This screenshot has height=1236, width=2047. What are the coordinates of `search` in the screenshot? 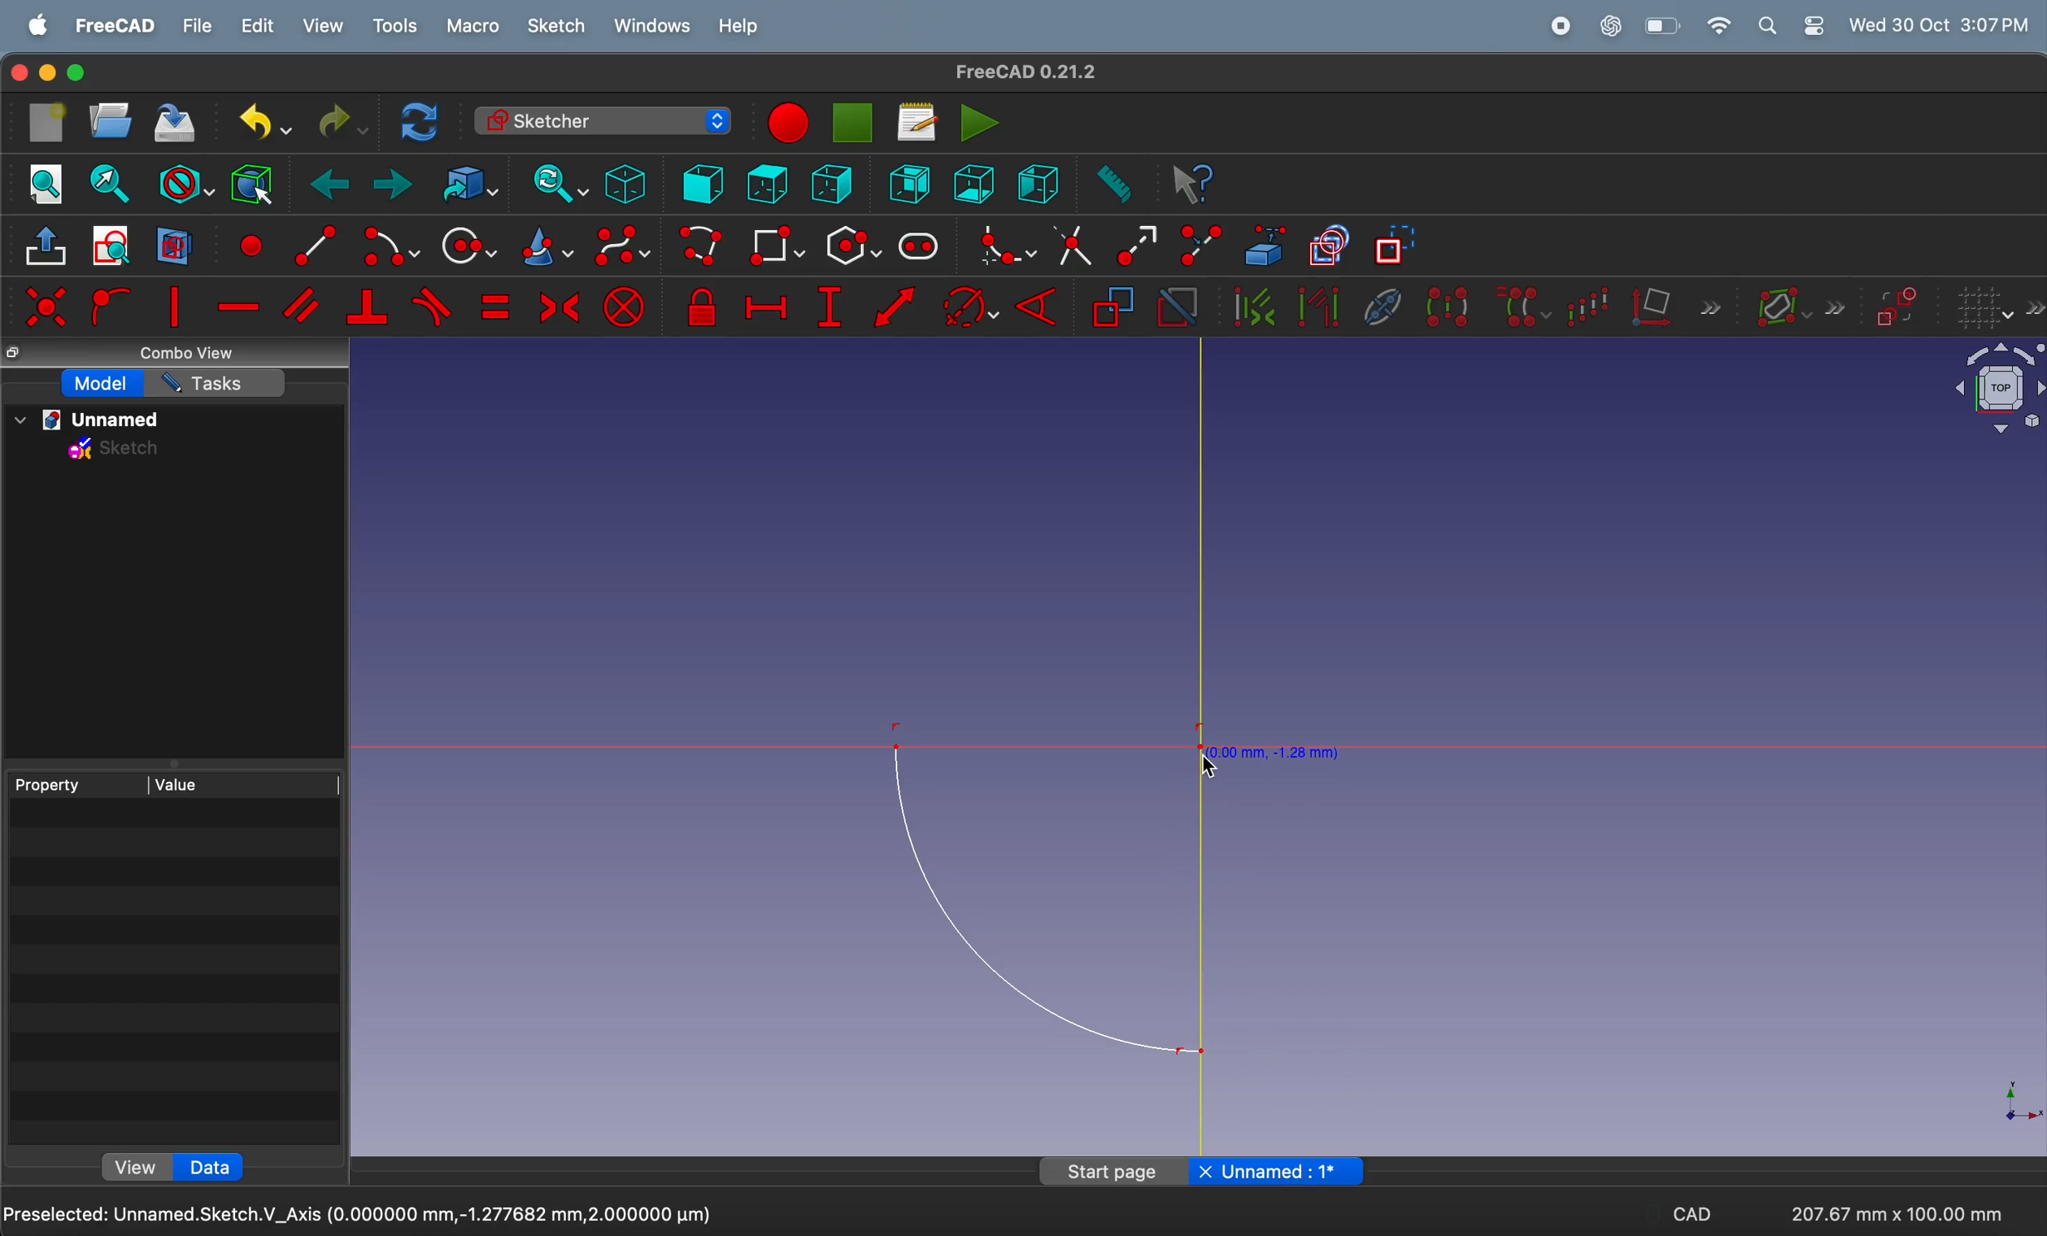 It's located at (1767, 26).